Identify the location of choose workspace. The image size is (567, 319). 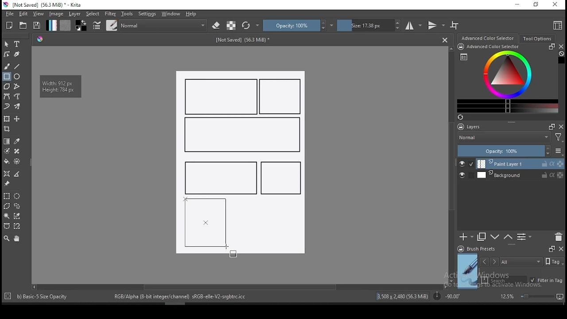
(557, 25).